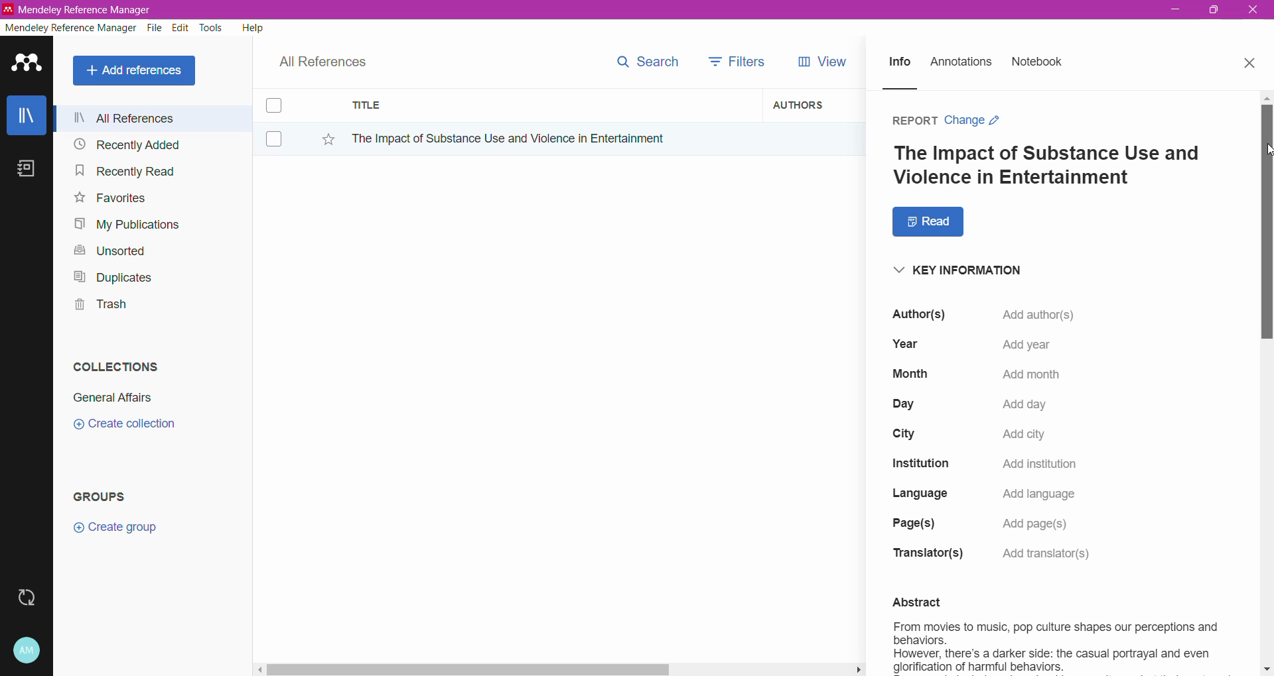 Image resolution: width=1274 pixels, height=676 pixels. Describe the element at coordinates (109, 198) in the screenshot. I see `Favorites` at that location.